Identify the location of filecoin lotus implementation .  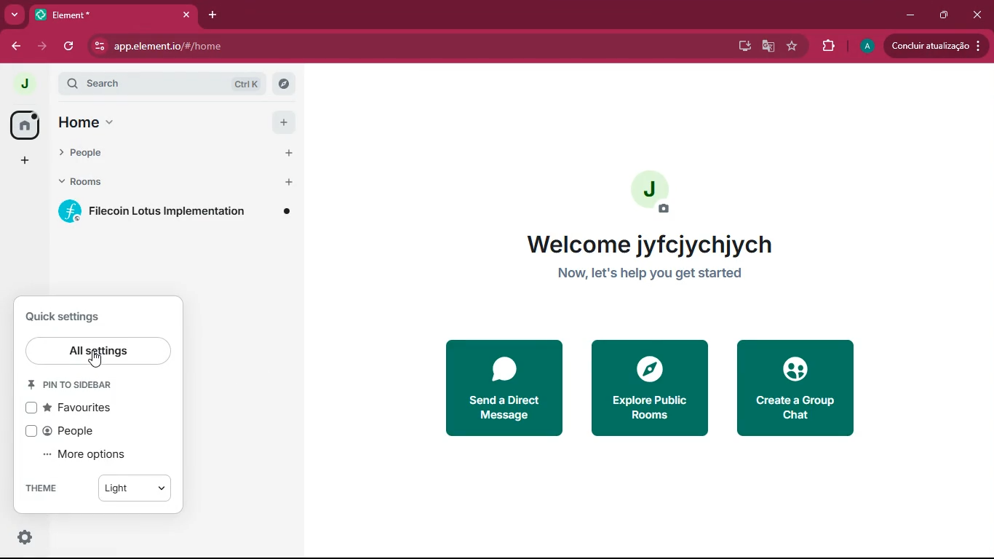
(178, 213).